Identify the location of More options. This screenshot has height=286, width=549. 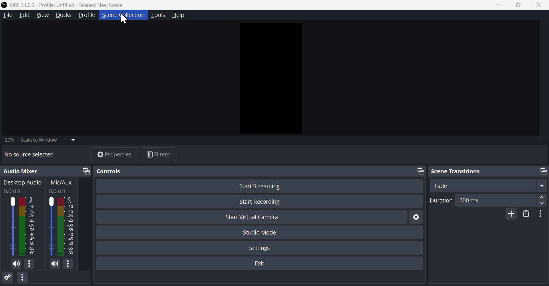
(542, 214).